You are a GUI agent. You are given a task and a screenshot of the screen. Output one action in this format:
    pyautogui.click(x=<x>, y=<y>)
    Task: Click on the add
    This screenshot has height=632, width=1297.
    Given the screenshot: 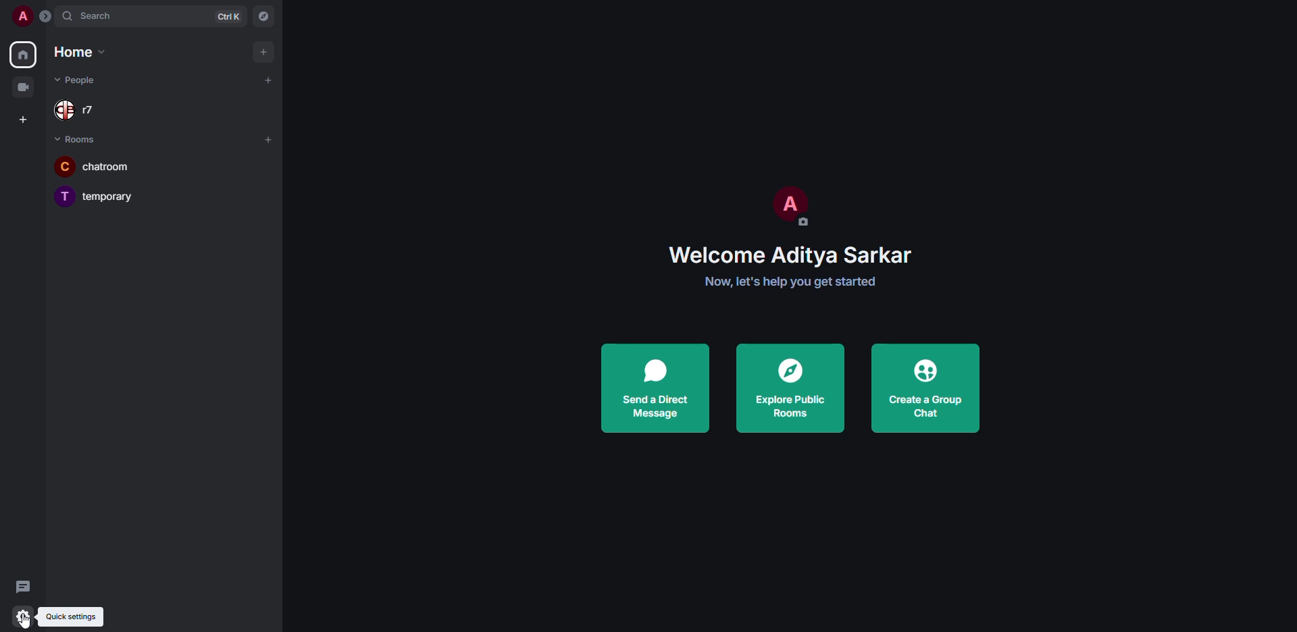 What is the action you would take?
    pyautogui.click(x=268, y=80)
    